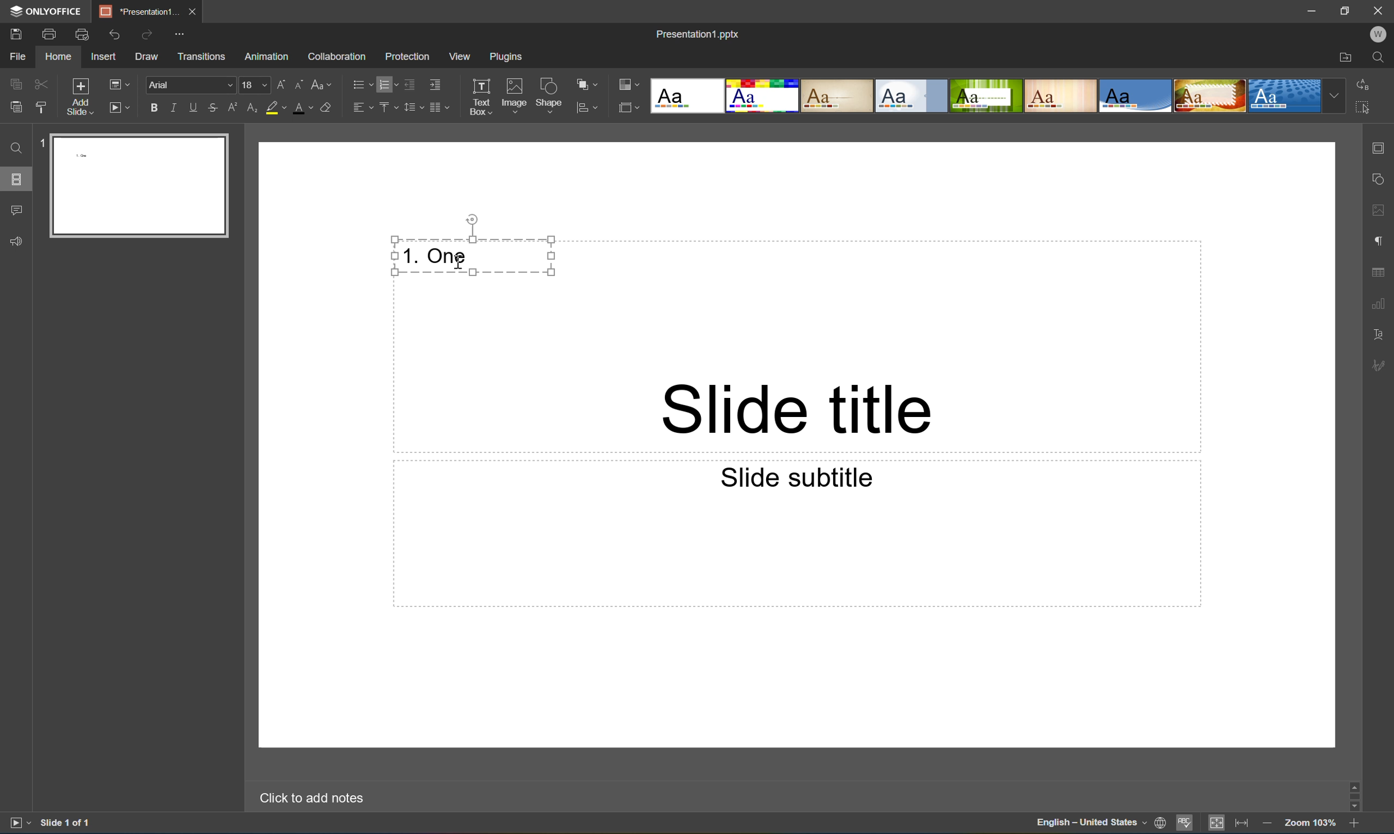 The image size is (1394, 834). What do you see at coordinates (796, 409) in the screenshot?
I see `Slide title` at bounding box center [796, 409].